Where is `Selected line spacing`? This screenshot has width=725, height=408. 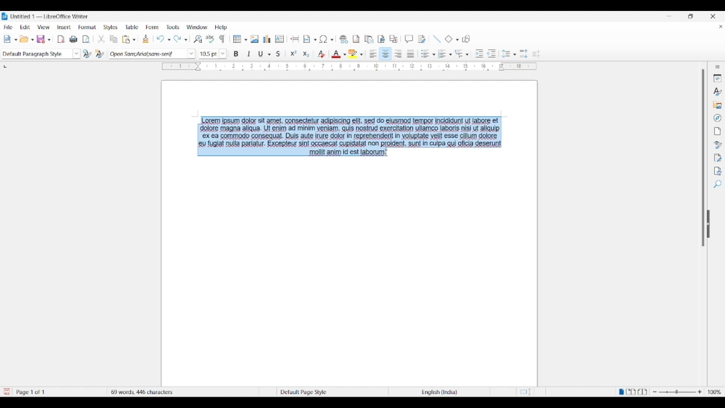
Selected line spacing is located at coordinates (506, 54).